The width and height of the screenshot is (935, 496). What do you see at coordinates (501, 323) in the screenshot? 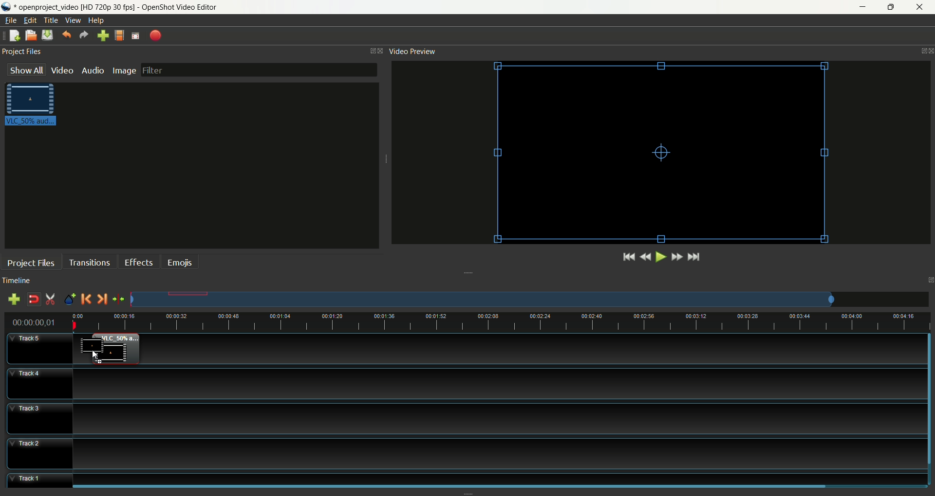
I see `Timeline` at bounding box center [501, 323].